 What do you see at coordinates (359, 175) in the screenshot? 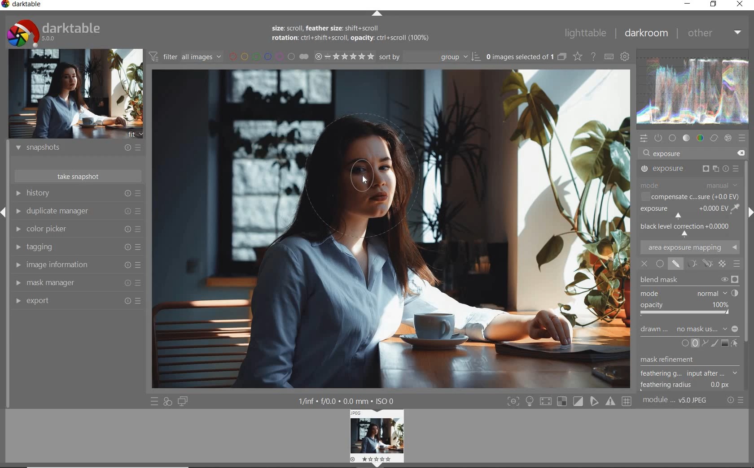
I see `DRAWN MASK` at bounding box center [359, 175].